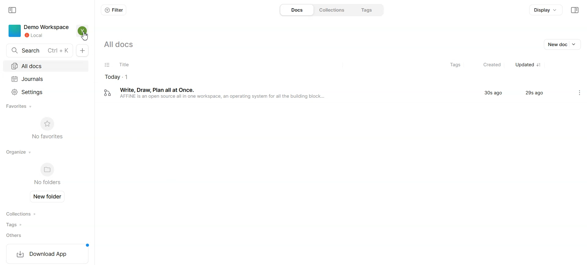 The image size is (587, 265). What do you see at coordinates (170, 65) in the screenshot?
I see `Title` at bounding box center [170, 65].